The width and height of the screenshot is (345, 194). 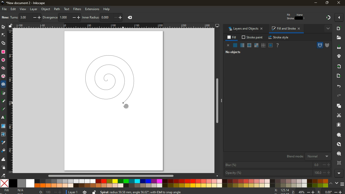 I want to click on hole, so click(x=317, y=45).